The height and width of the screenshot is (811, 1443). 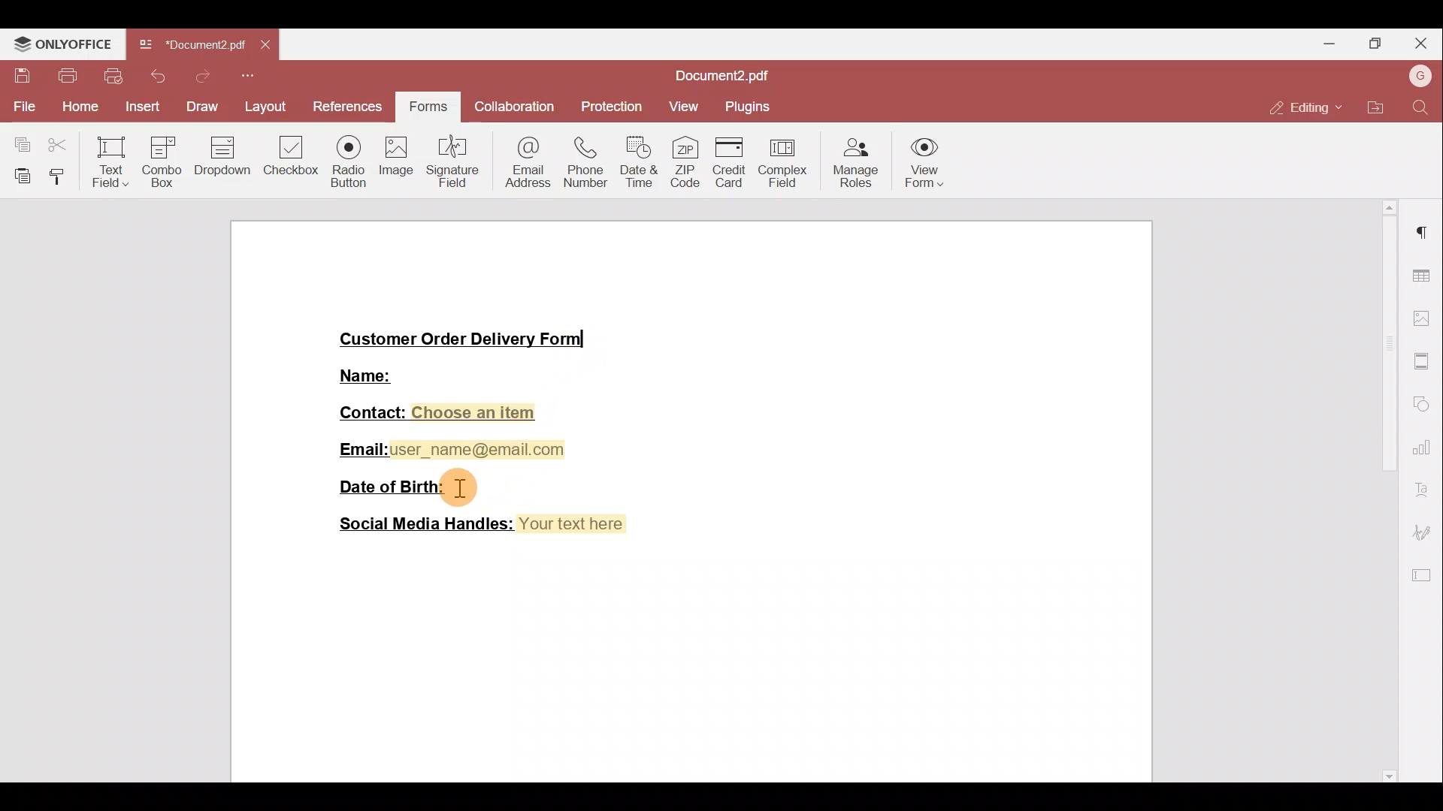 I want to click on Complex field, so click(x=784, y=164).